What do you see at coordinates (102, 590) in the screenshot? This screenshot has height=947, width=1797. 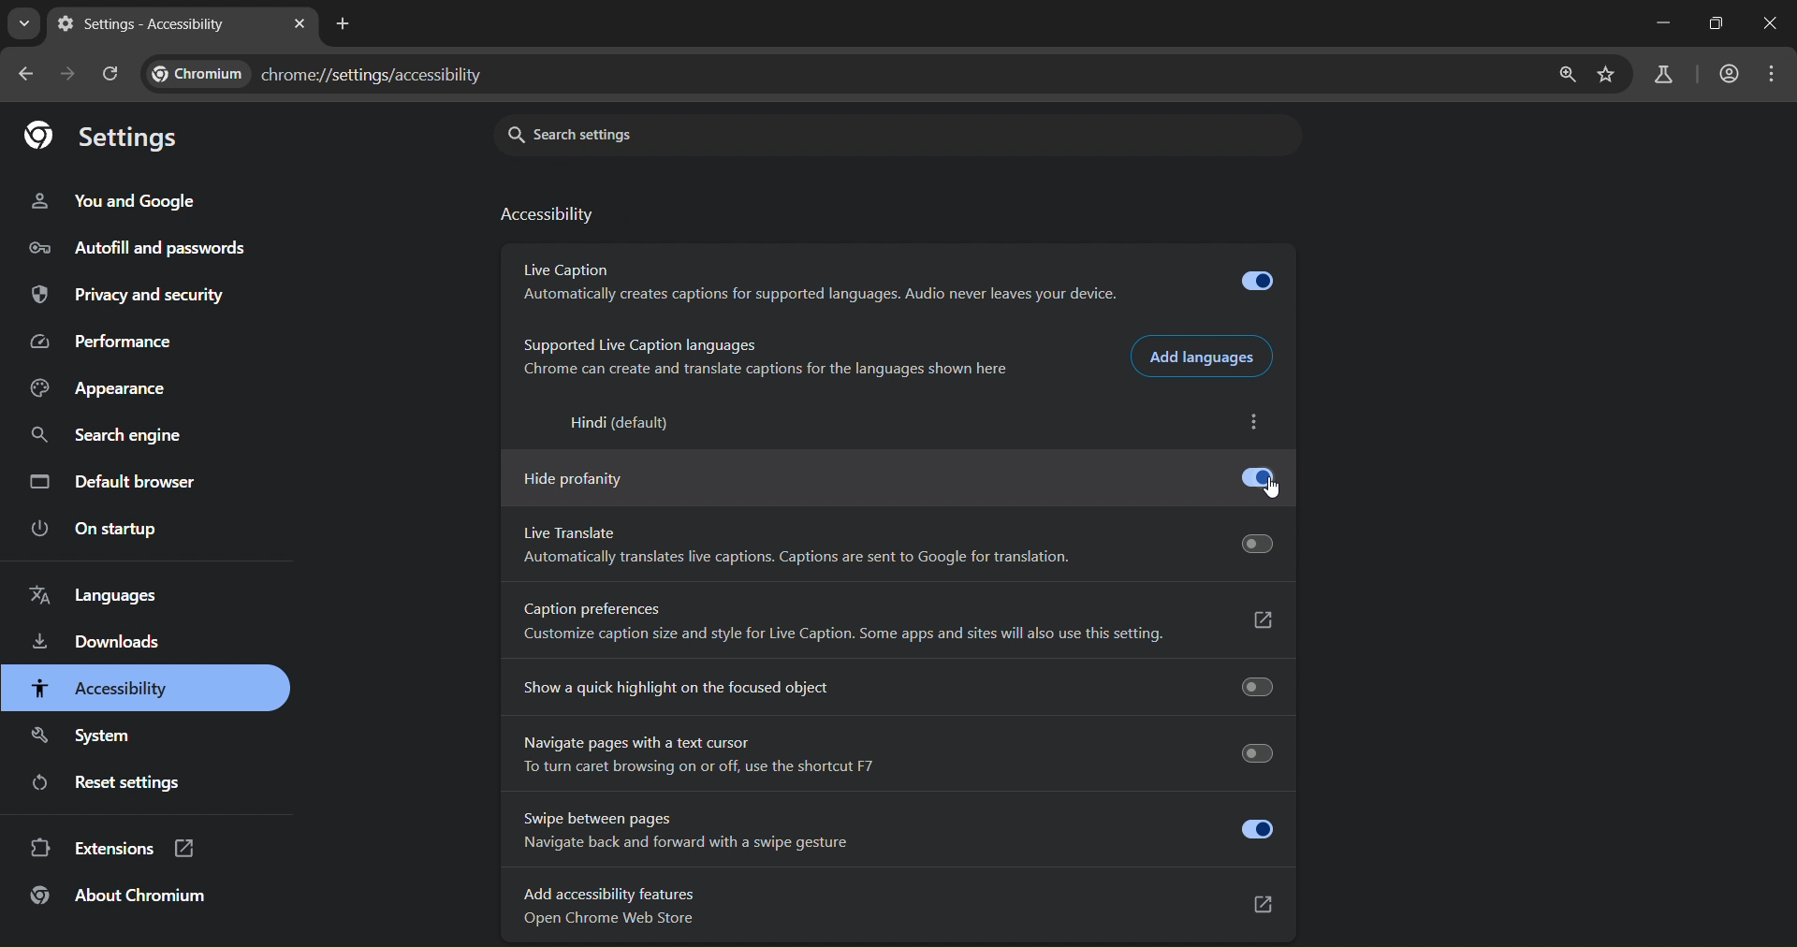 I see `languages` at bounding box center [102, 590].